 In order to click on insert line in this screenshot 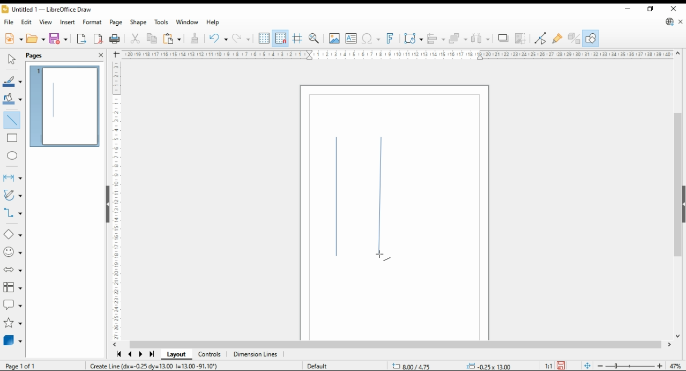, I will do `click(14, 122)`.